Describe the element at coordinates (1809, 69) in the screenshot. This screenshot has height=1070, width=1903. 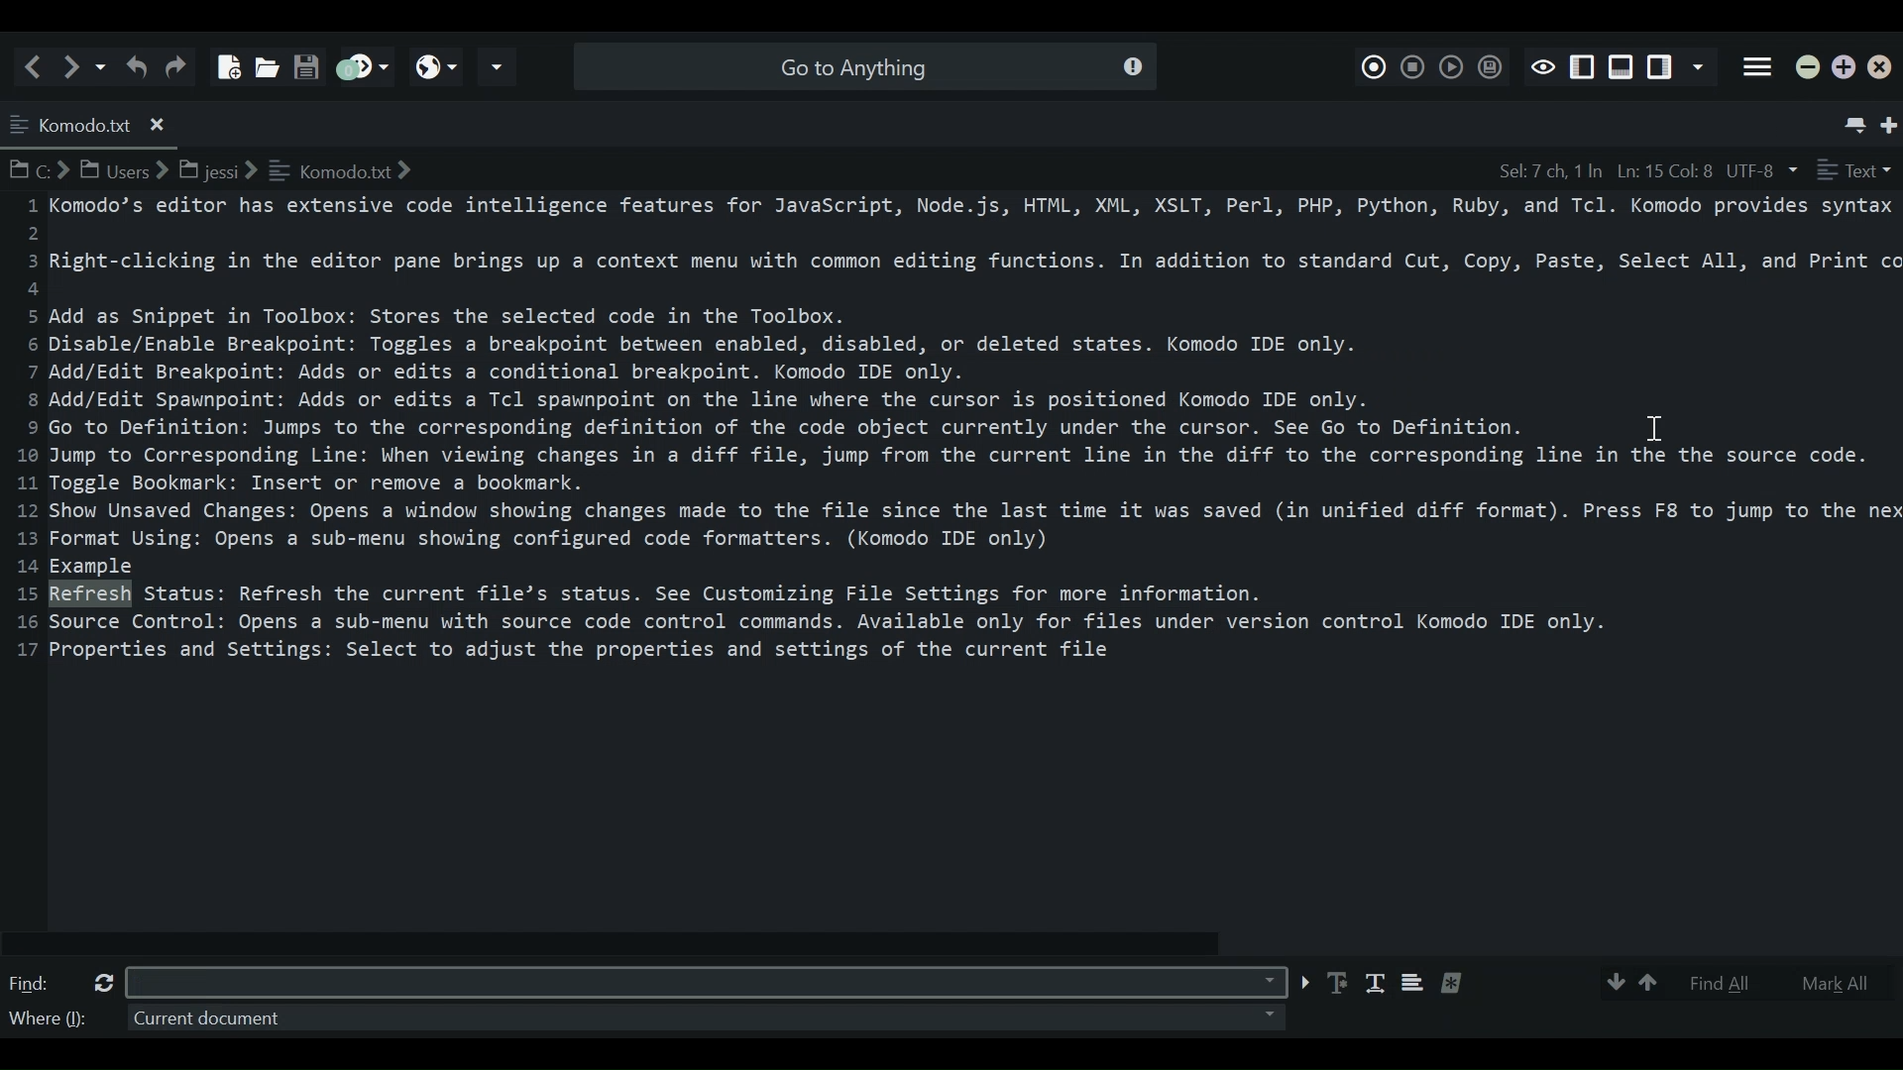
I see `minimize` at that location.